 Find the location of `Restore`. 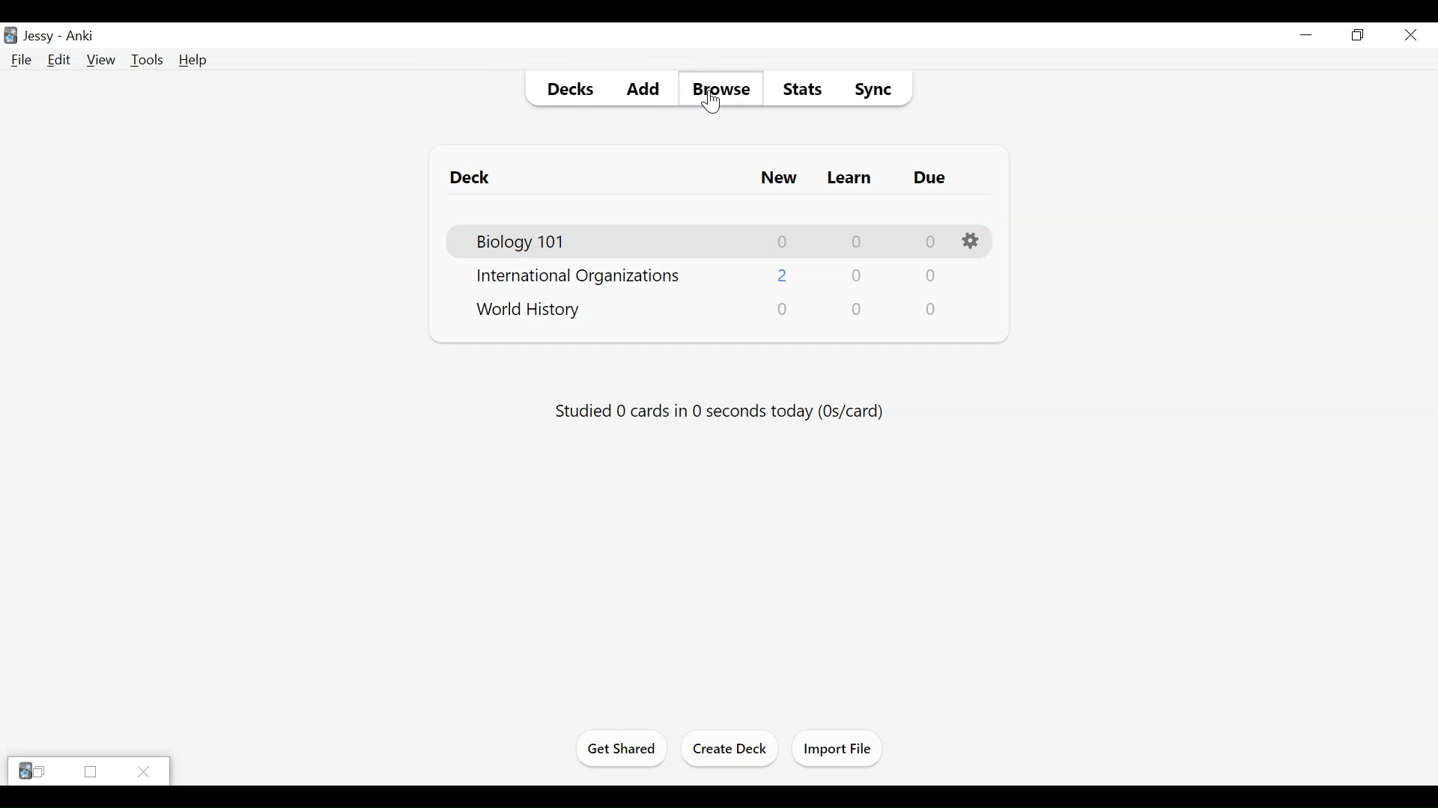

Restore is located at coordinates (89, 772).